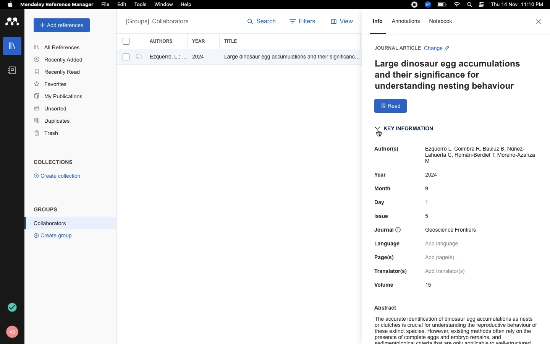  Describe the element at coordinates (185, 5) in the screenshot. I see `Help` at that location.